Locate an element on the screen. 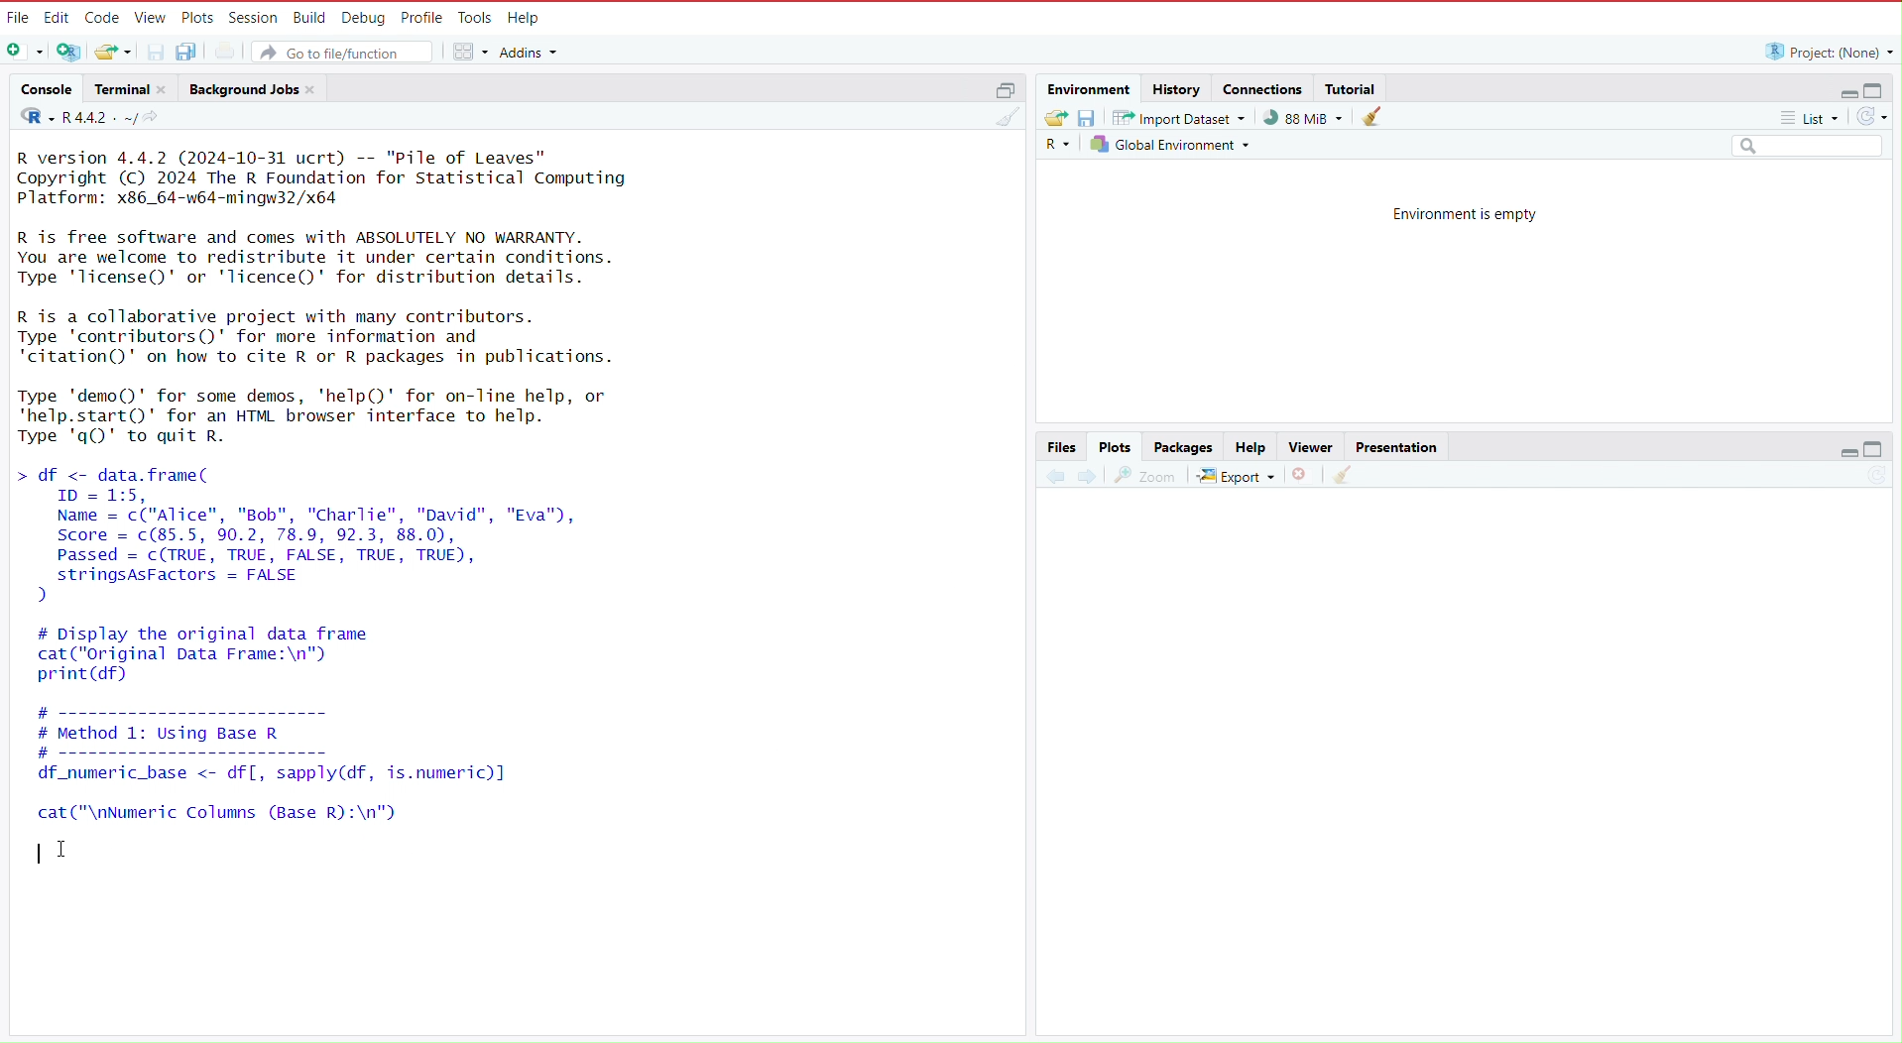  maximize is located at coordinates (1003, 87).